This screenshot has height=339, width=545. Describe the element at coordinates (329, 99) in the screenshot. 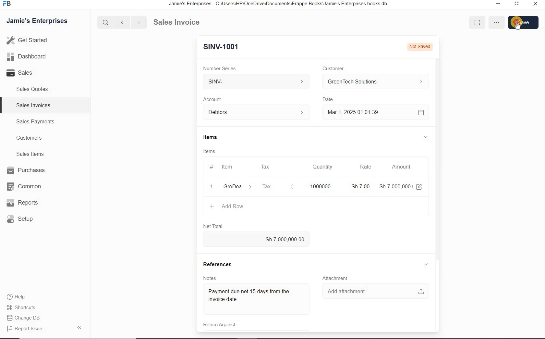

I see `Date` at that location.